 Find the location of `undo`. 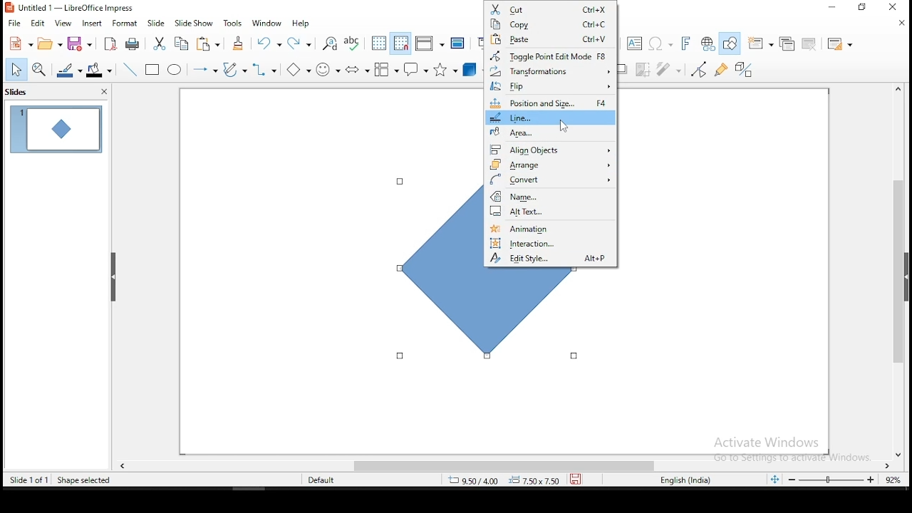

undo is located at coordinates (269, 43).